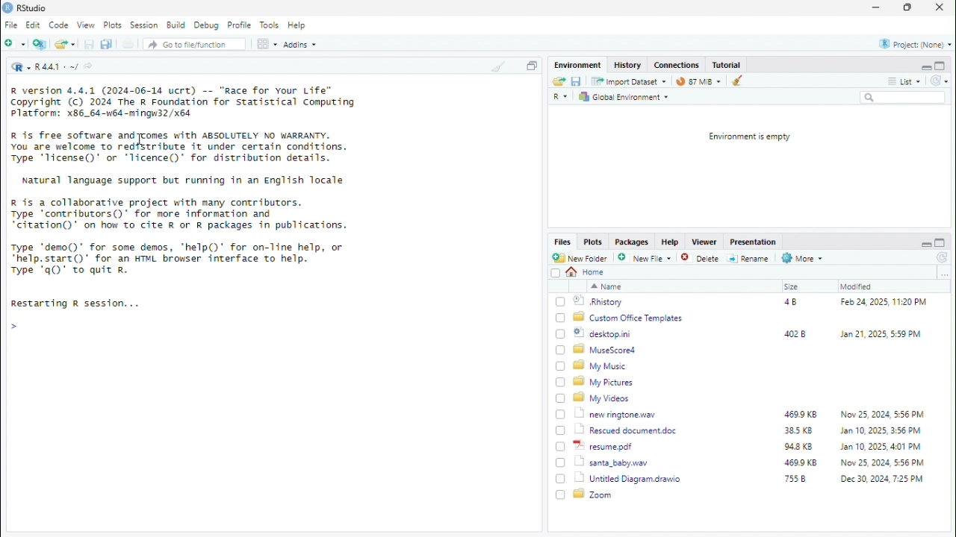 This screenshot has width=956, height=537. What do you see at coordinates (630, 318) in the screenshot?
I see `Custom Office Templates` at bounding box center [630, 318].